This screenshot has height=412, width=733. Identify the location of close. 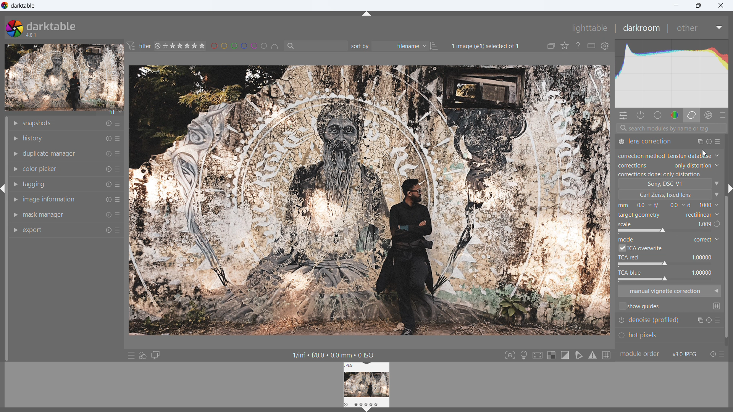
(720, 5).